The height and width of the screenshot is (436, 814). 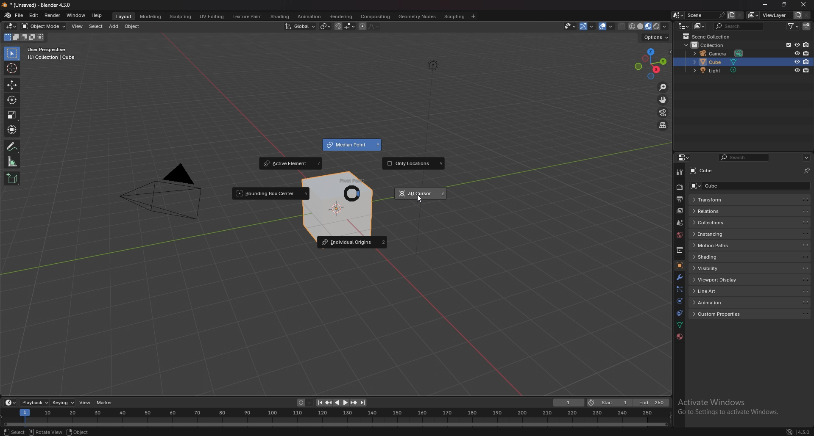 I want to click on sculpting, so click(x=180, y=16).